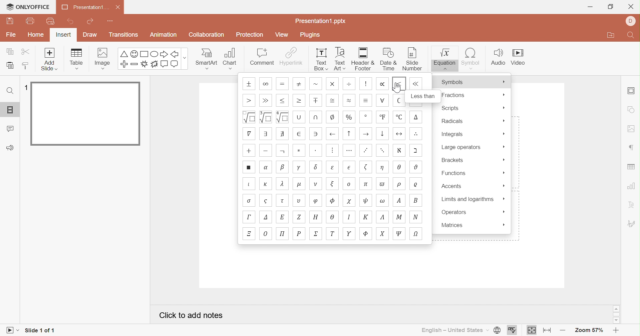 The height and width of the screenshot is (336, 640). What do you see at coordinates (631, 128) in the screenshot?
I see `image settings` at bounding box center [631, 128].